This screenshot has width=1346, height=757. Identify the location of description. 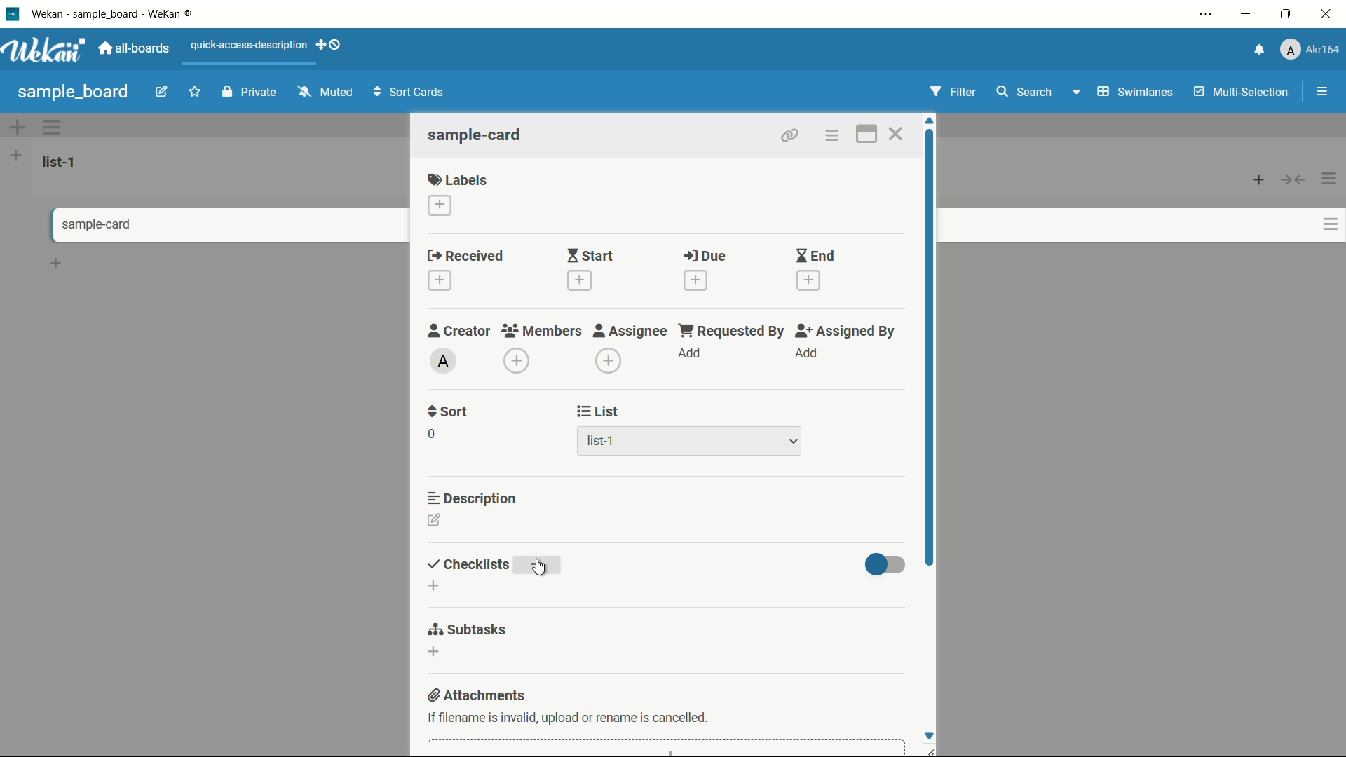
(473, 497).